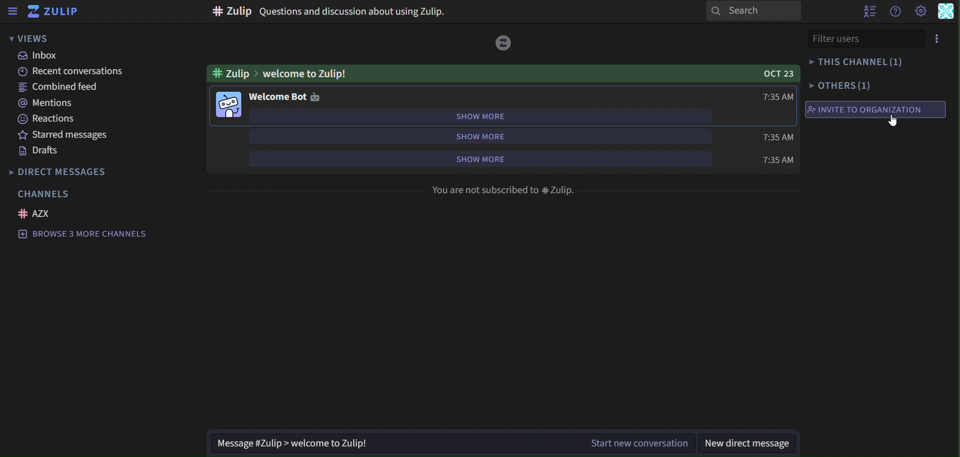 This screenshot has height=457, width=960. I want to click on hide user list, so click(868, 12).